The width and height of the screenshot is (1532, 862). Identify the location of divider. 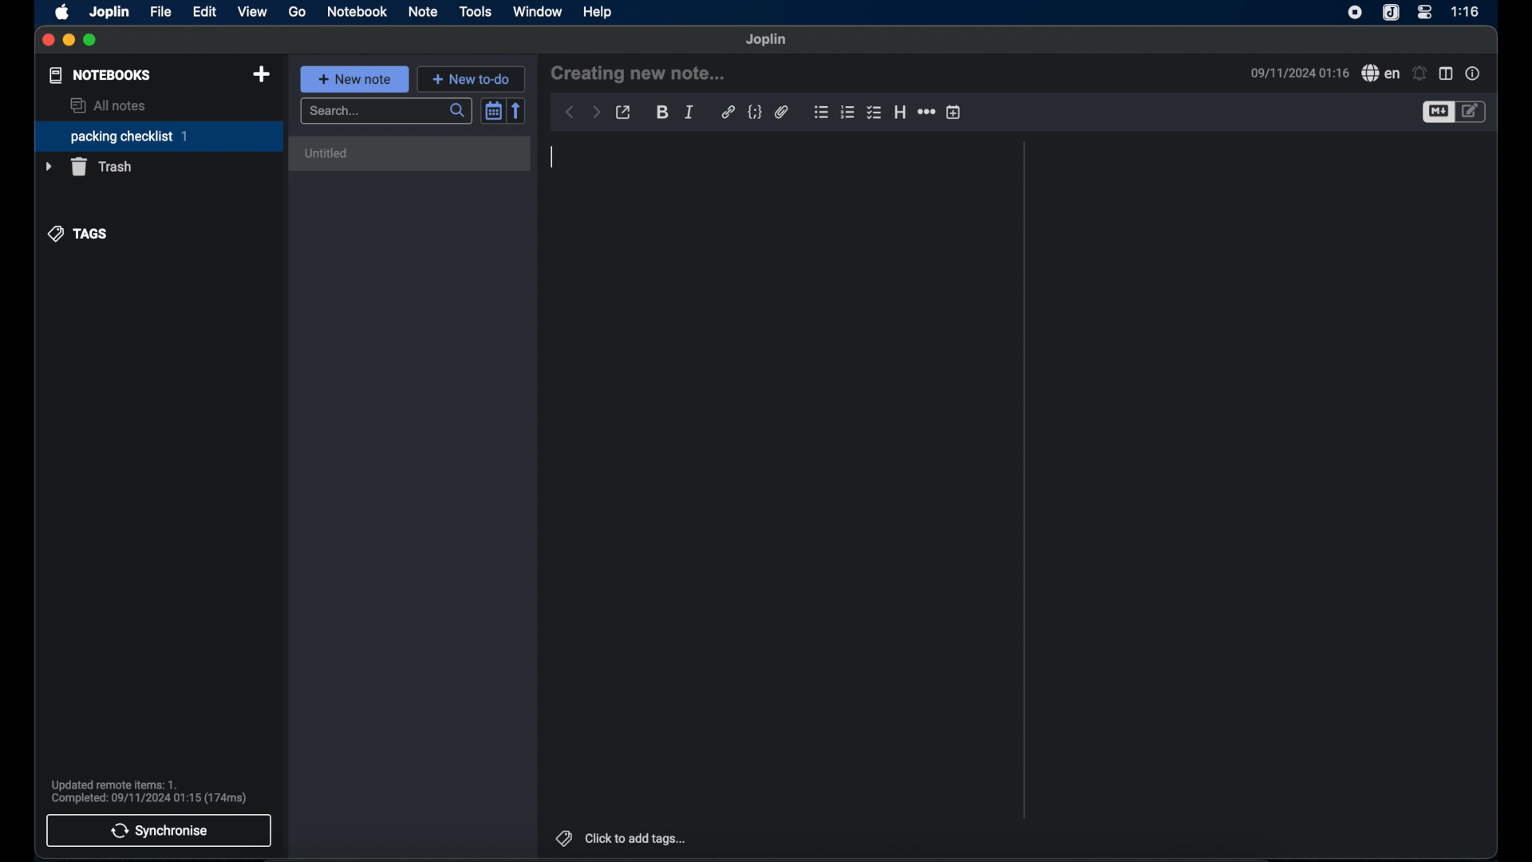
(1022, 480).